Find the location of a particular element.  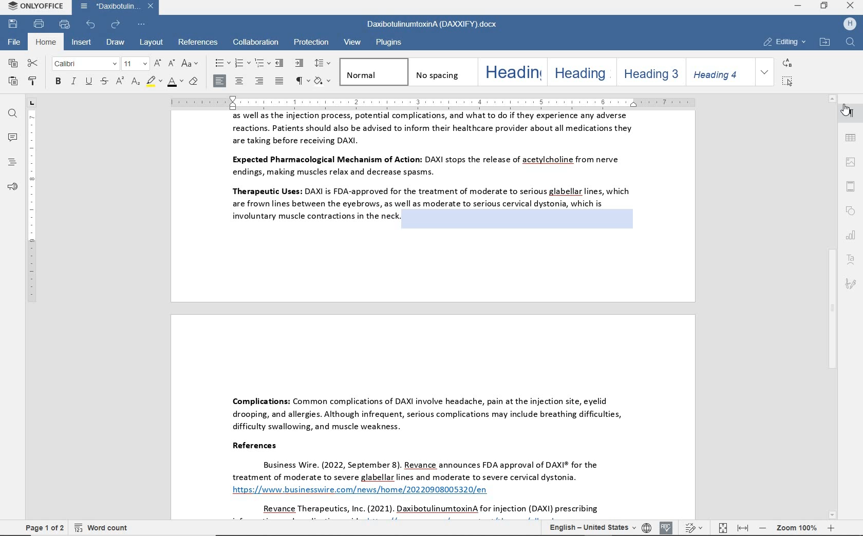

multilevel list is located at coordinates (261, 64).